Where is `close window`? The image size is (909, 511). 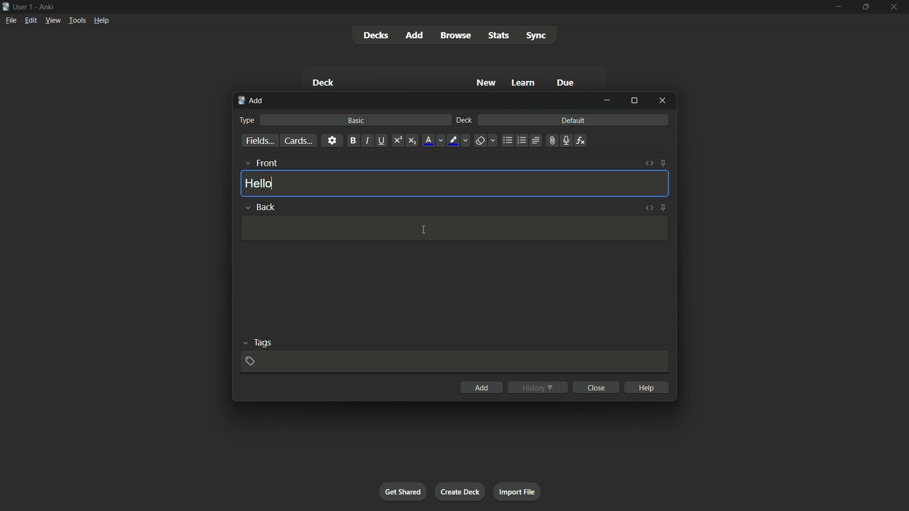
close window is located at coordinates (662, 101).